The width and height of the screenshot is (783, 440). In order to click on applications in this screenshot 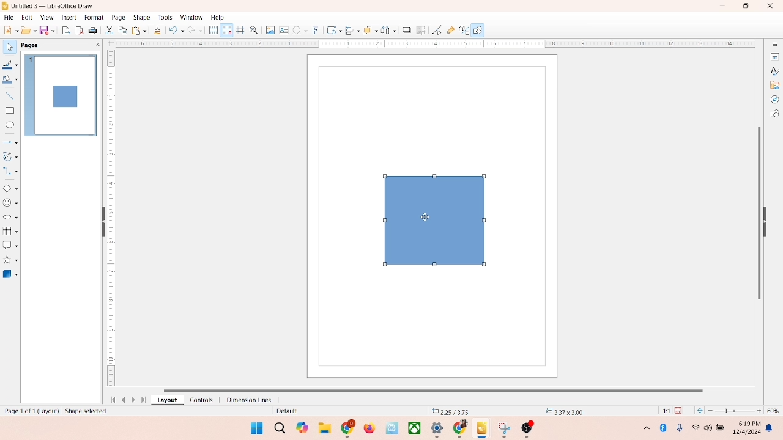, I will do `click(441, 429)`.